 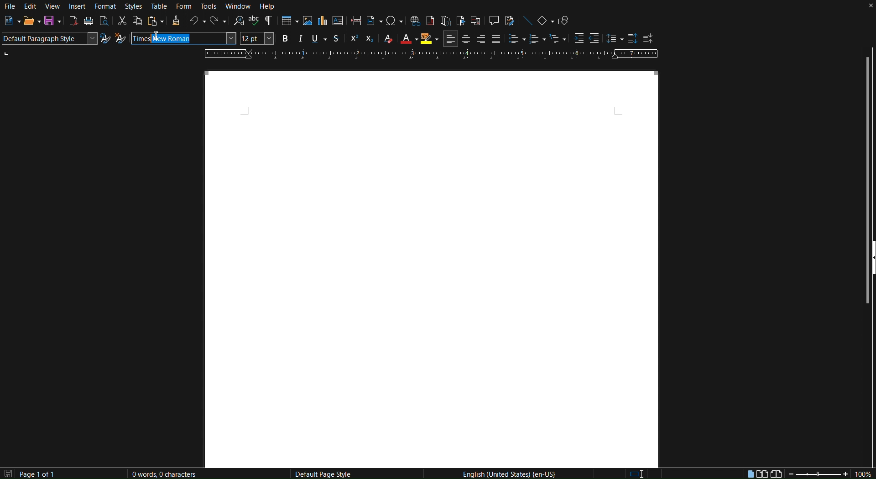 What do you see at coordinates (8, 22) in the screenshot?
I see `New` at bounding box center [8, 22].